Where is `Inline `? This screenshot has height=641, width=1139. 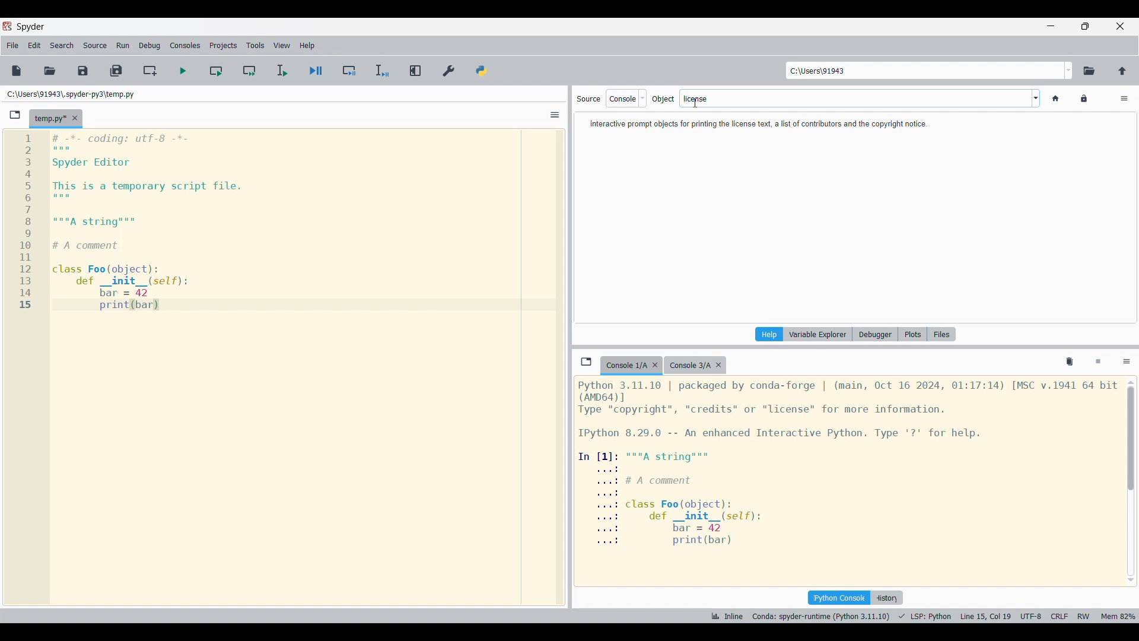
Inline  is located at coordinates (729, 613).